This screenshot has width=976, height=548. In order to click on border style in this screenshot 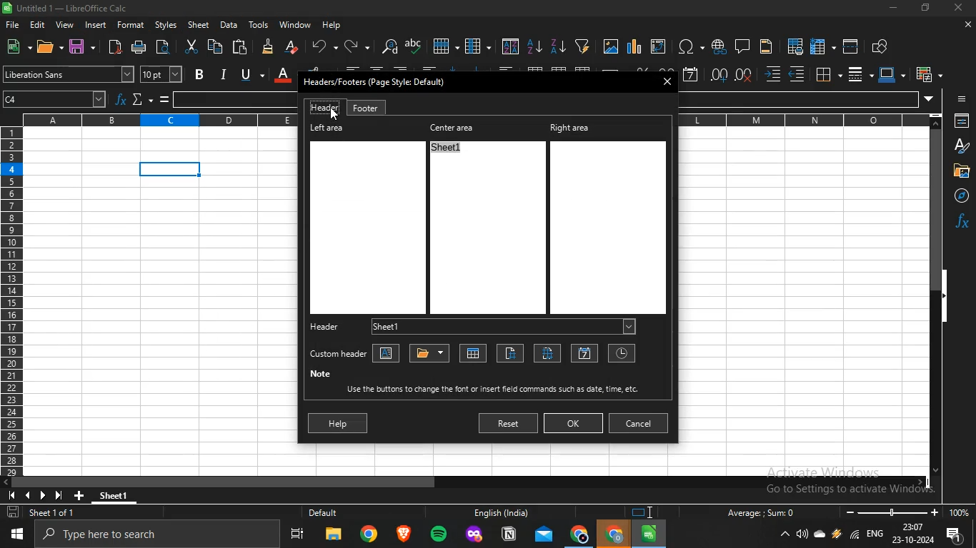, I will do `click(855, 74)`.